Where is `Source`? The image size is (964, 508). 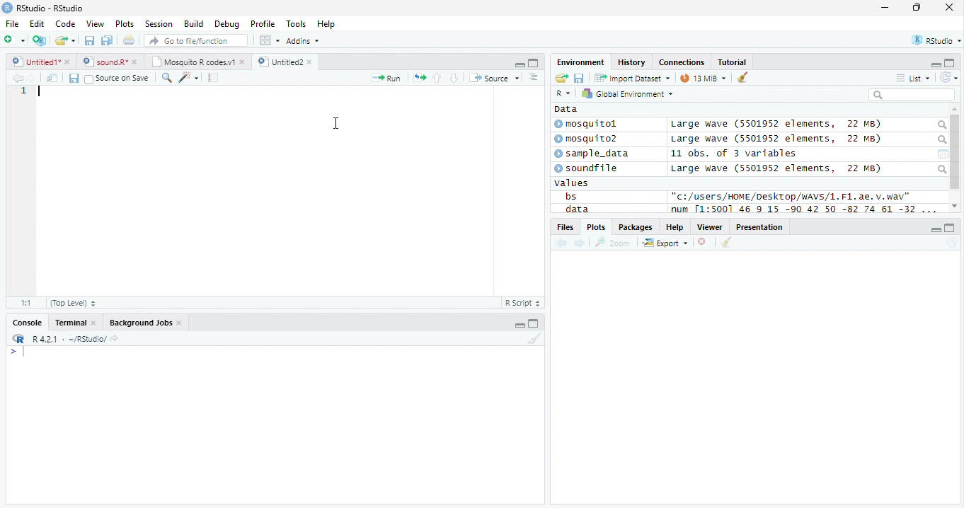
Source is located at coordinates (495, 77).